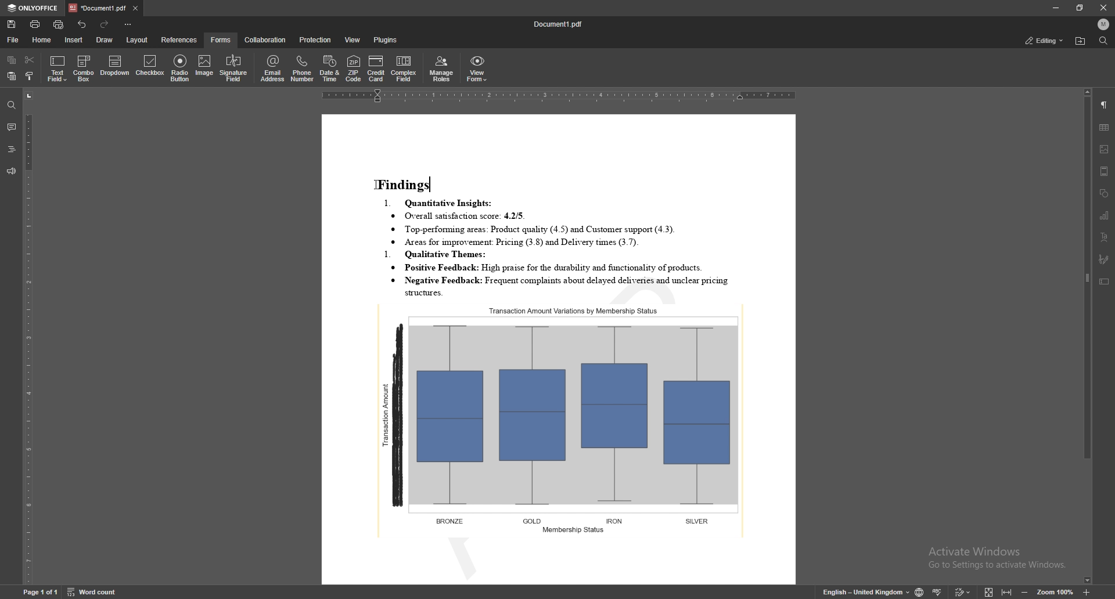  I want to click on zip code, so click(354, 69).